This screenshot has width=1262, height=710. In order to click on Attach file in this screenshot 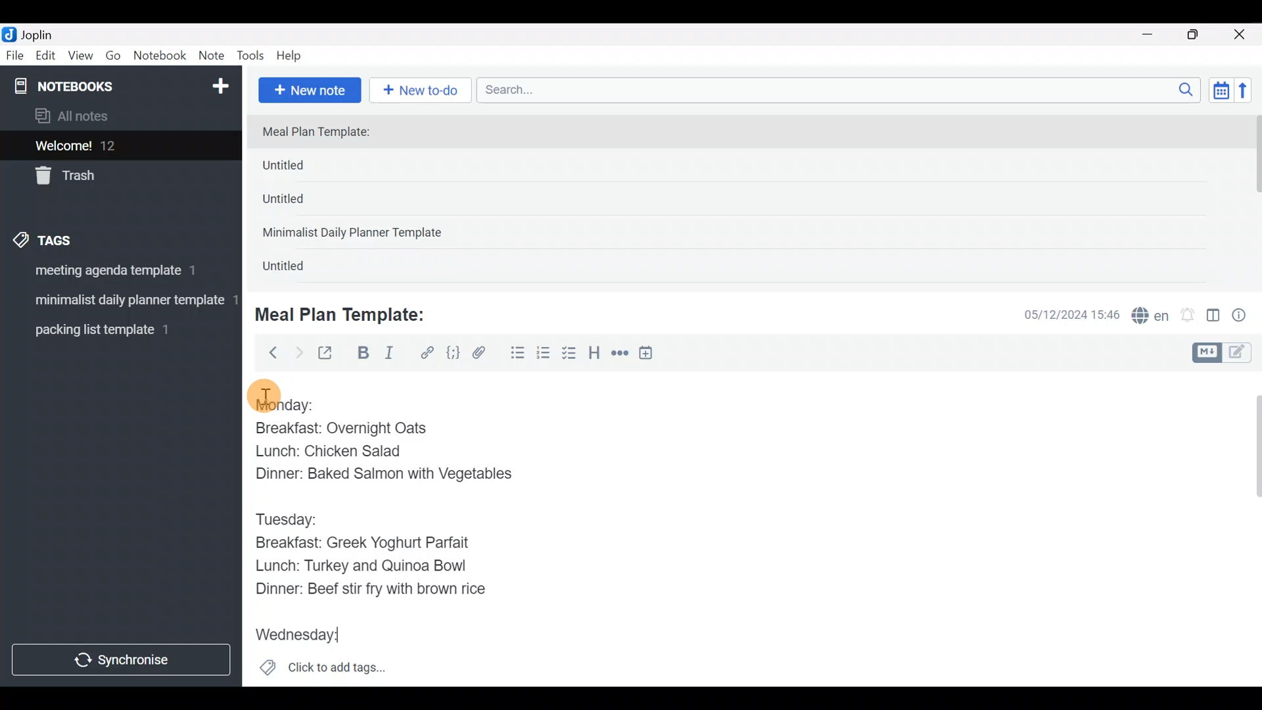, I will do `click(483, 354)`.